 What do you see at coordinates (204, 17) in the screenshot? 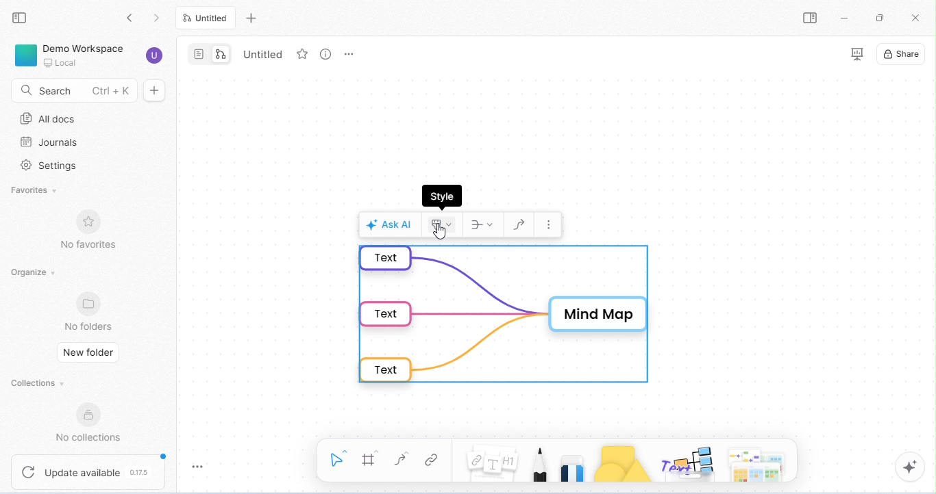
I see `current tab` at bounding box center [204, 17].